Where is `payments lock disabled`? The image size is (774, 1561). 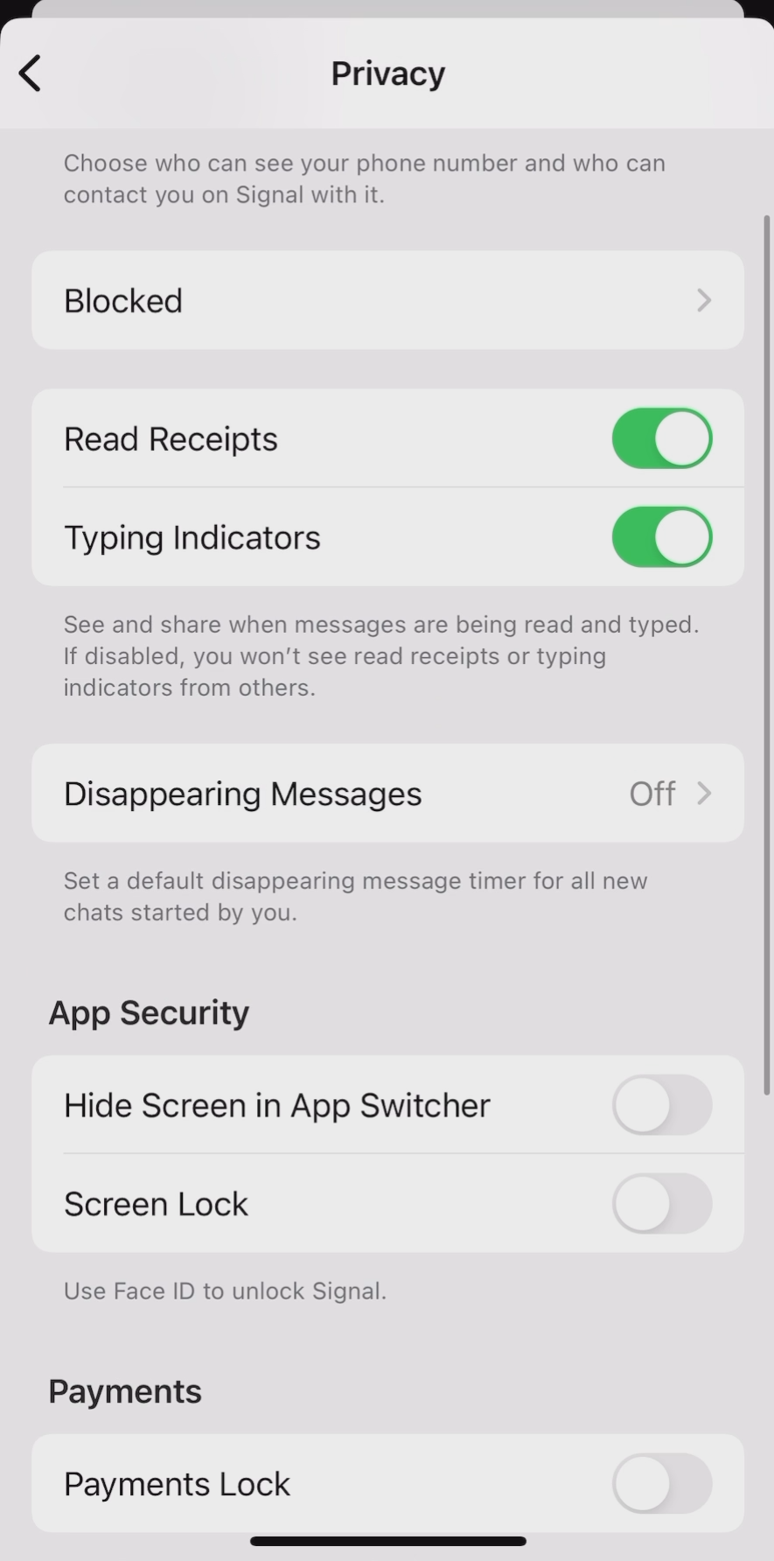
payments lock disabled is located at coordinates (382, 1484).